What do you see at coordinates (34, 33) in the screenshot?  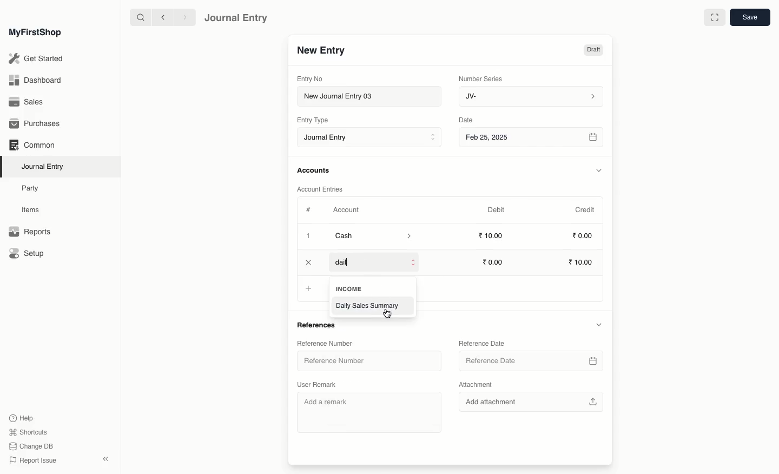 I see `MyFirstShop` at bounding box center [34, 33].